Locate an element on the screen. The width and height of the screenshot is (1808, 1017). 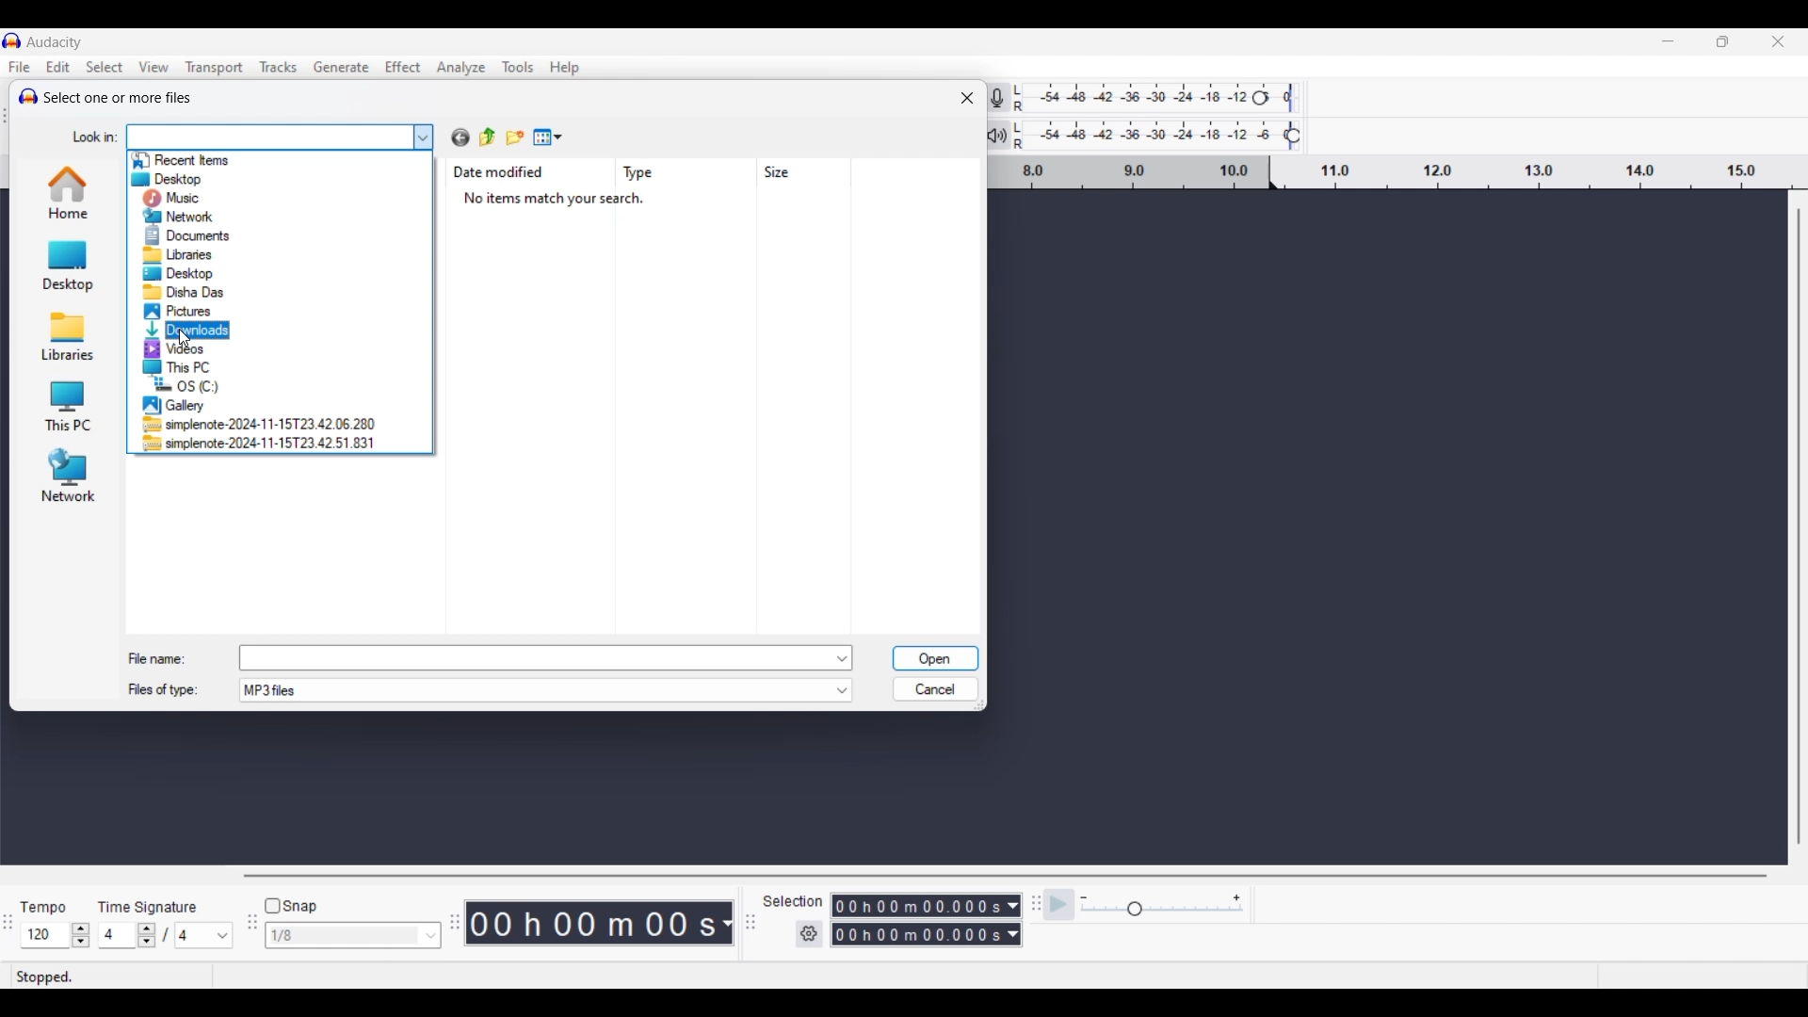
cursor is located at coordinates (185, 336).